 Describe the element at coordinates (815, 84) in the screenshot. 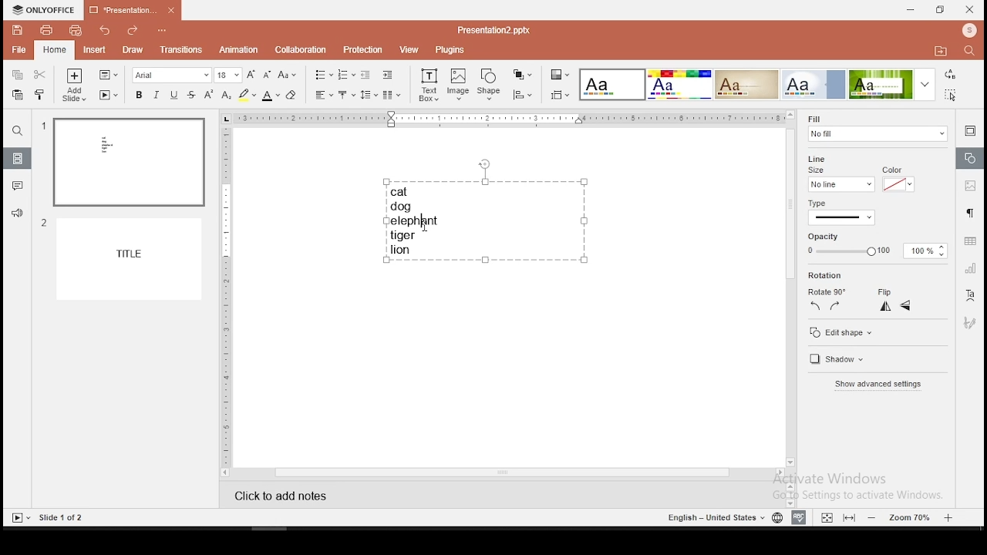

I see `theme ` at that location.